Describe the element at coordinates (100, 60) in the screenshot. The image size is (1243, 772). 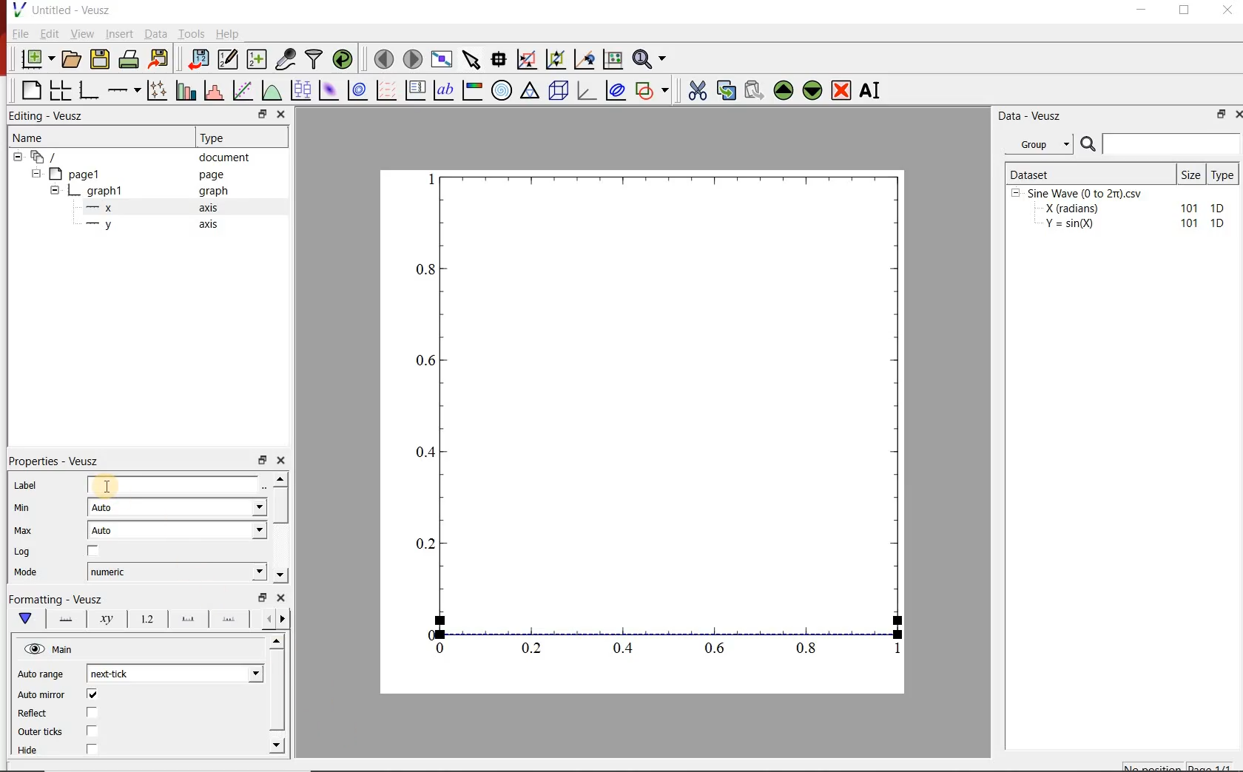
I see `save document` at that location.